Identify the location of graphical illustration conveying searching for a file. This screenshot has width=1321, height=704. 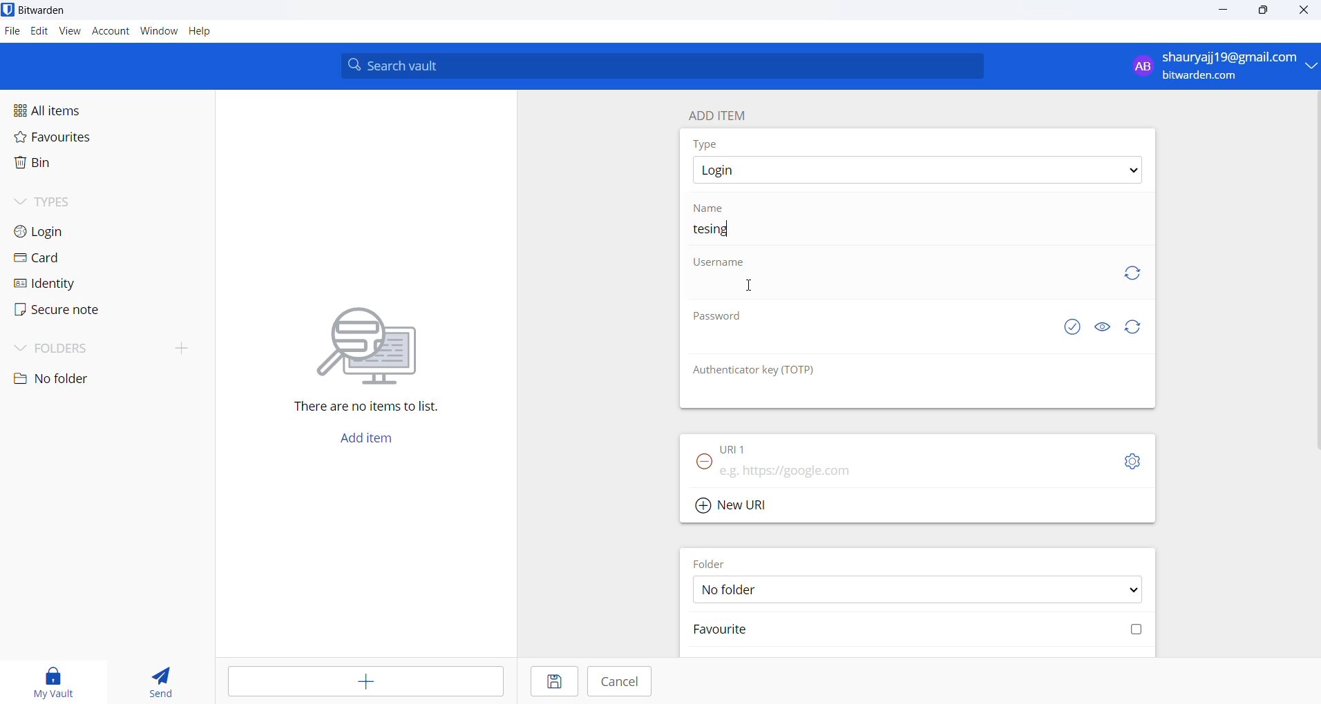
(380, 343).